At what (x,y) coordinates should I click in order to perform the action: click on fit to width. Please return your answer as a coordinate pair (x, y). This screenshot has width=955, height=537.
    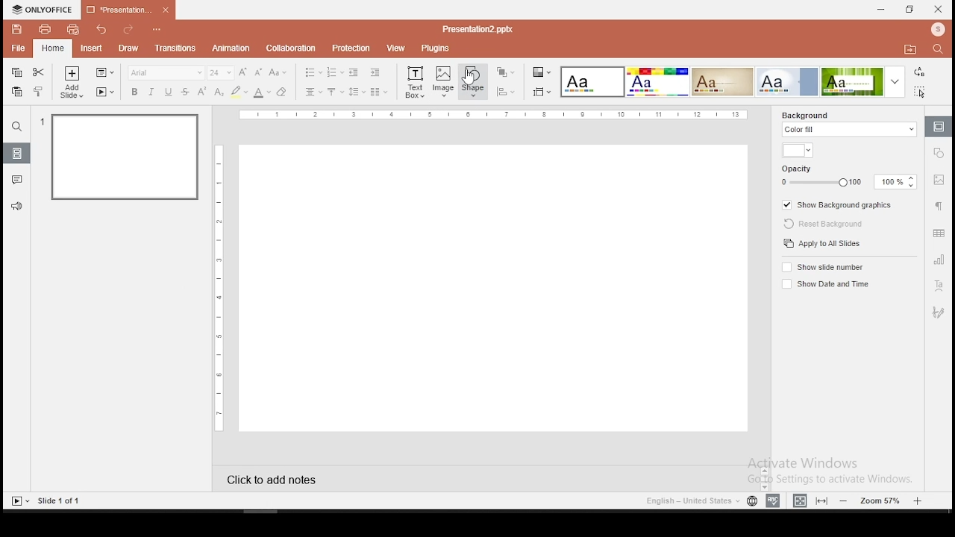
    Looking at the image, I should click on (800, 500).